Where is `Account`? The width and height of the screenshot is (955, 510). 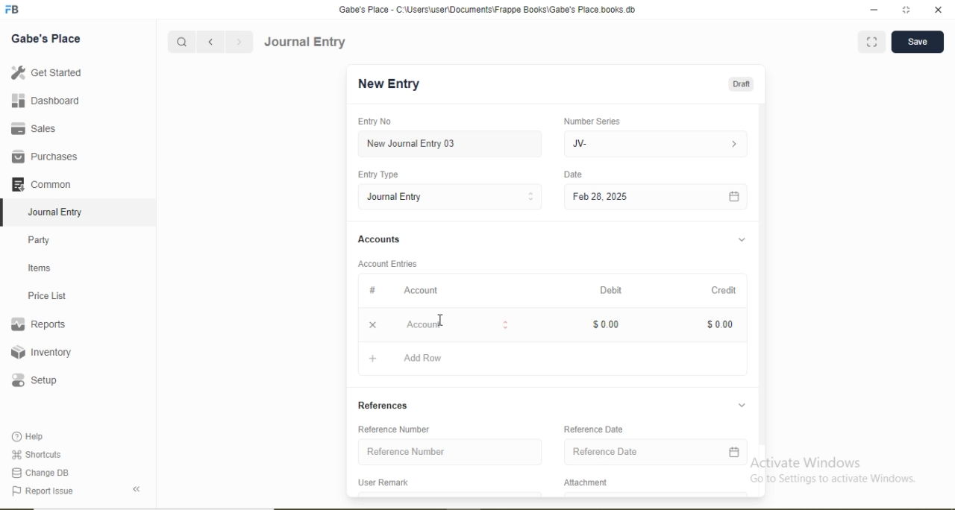
Account is located at coordinates (421, 291).